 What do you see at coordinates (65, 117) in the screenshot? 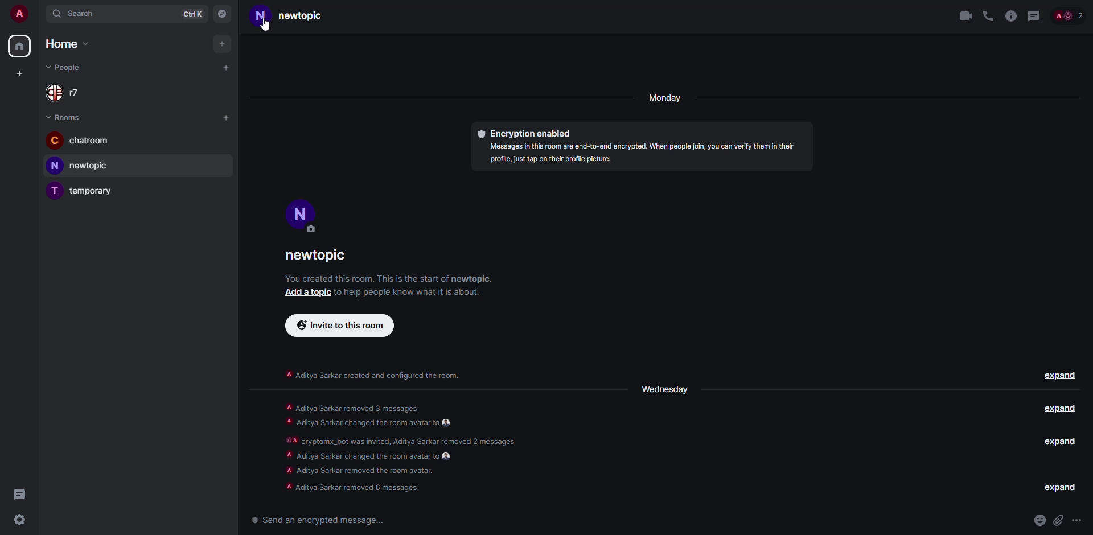
I see `rooms` at bounding box center [65, 117].